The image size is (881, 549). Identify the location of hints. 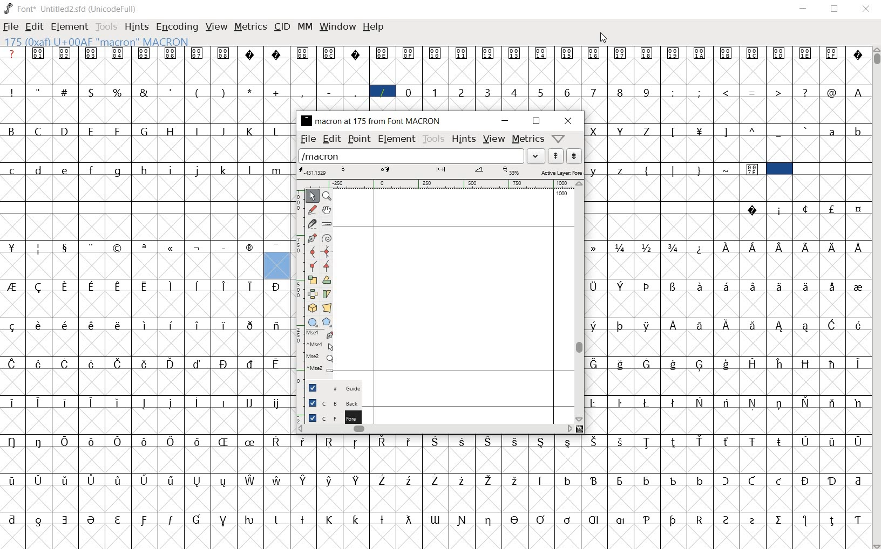
(462, 139).